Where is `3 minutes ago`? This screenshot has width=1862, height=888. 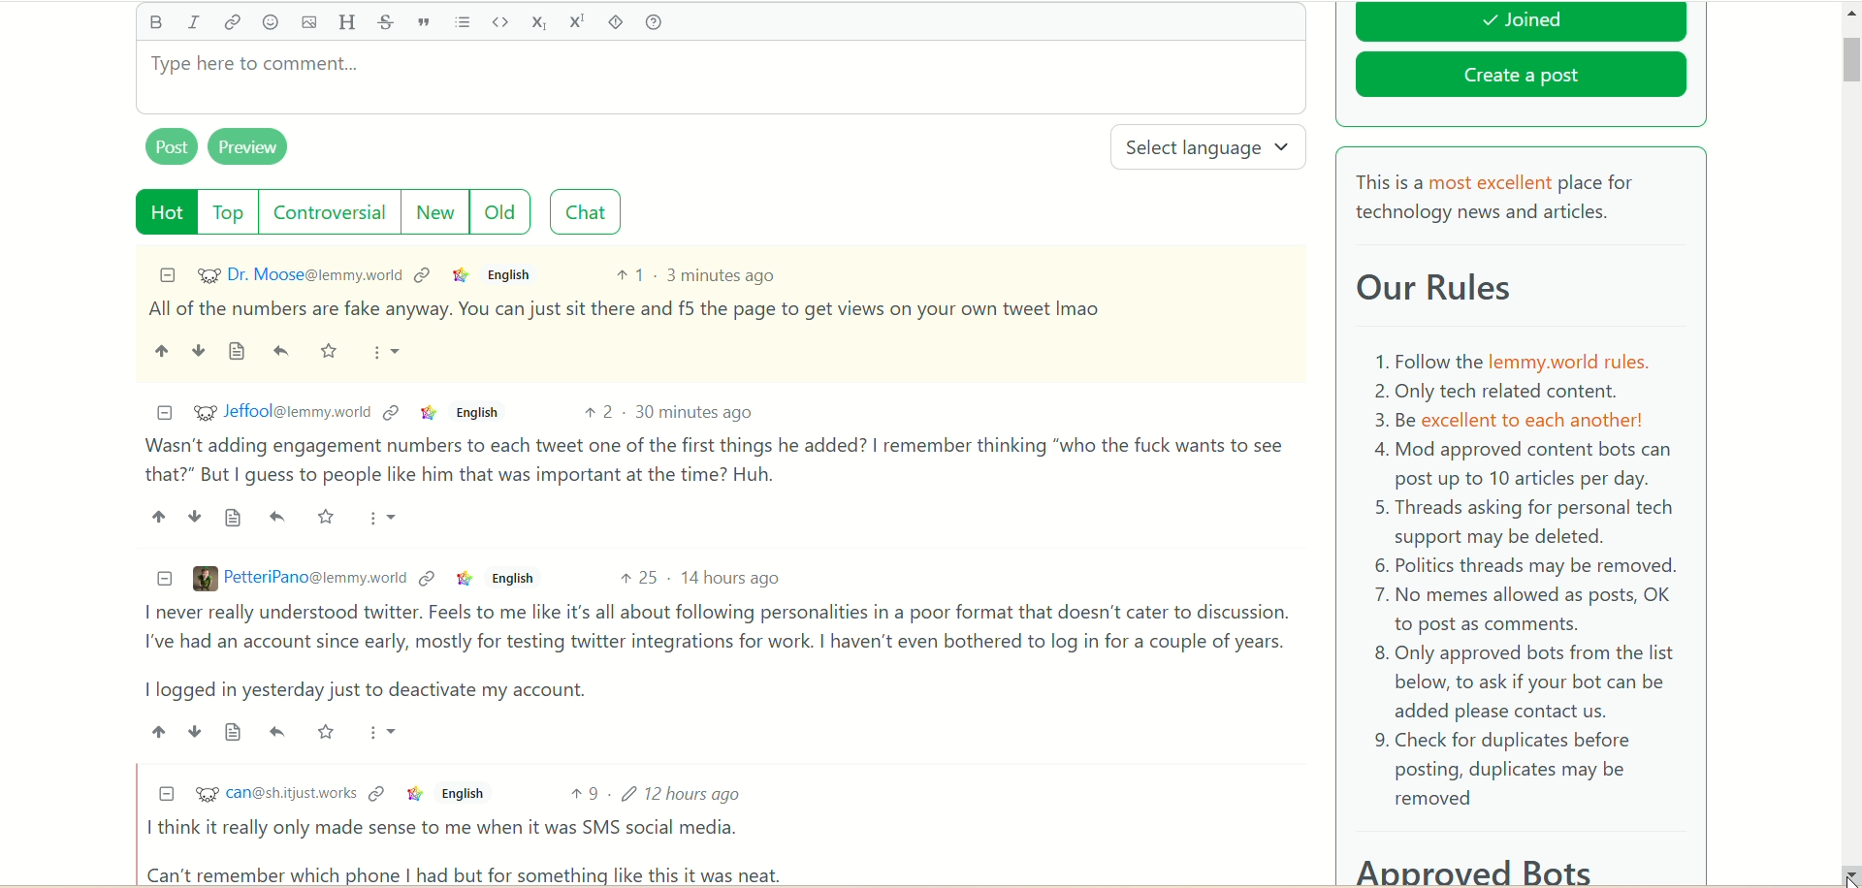
3 minutes ago is located at coordinates (722, 274).